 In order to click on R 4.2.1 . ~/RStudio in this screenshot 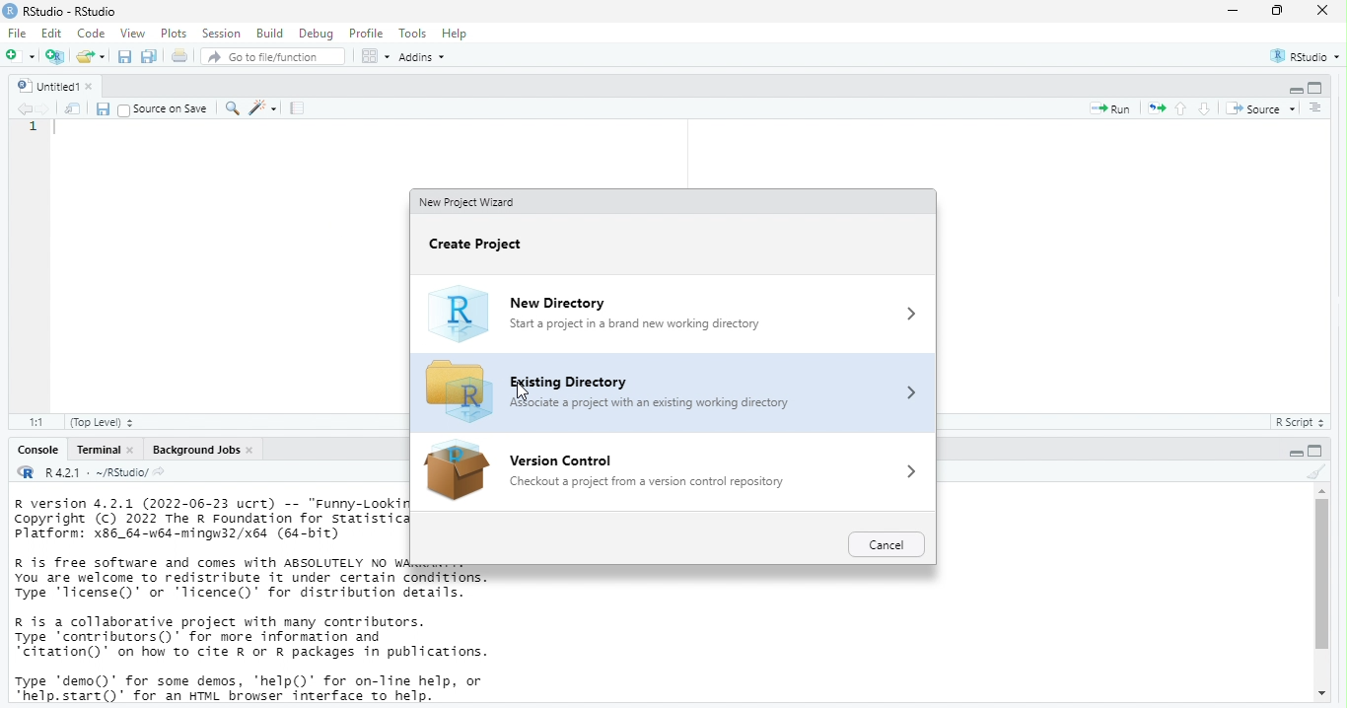, I will do `click(97, 473)`.